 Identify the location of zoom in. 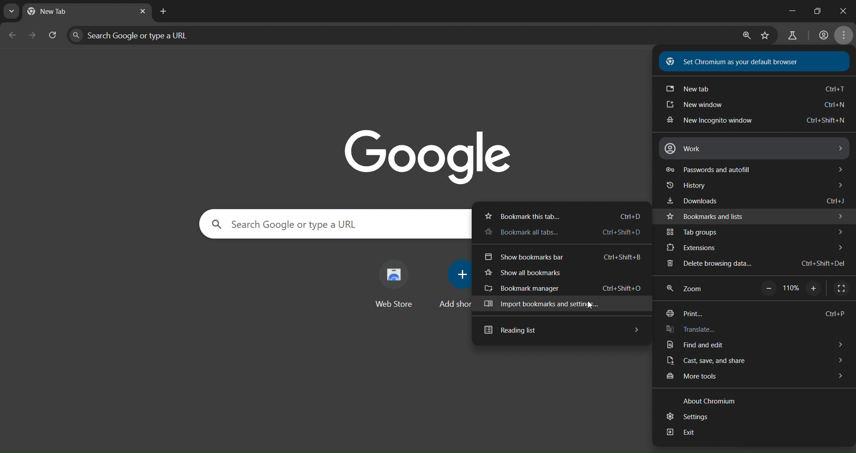
(813, 290).